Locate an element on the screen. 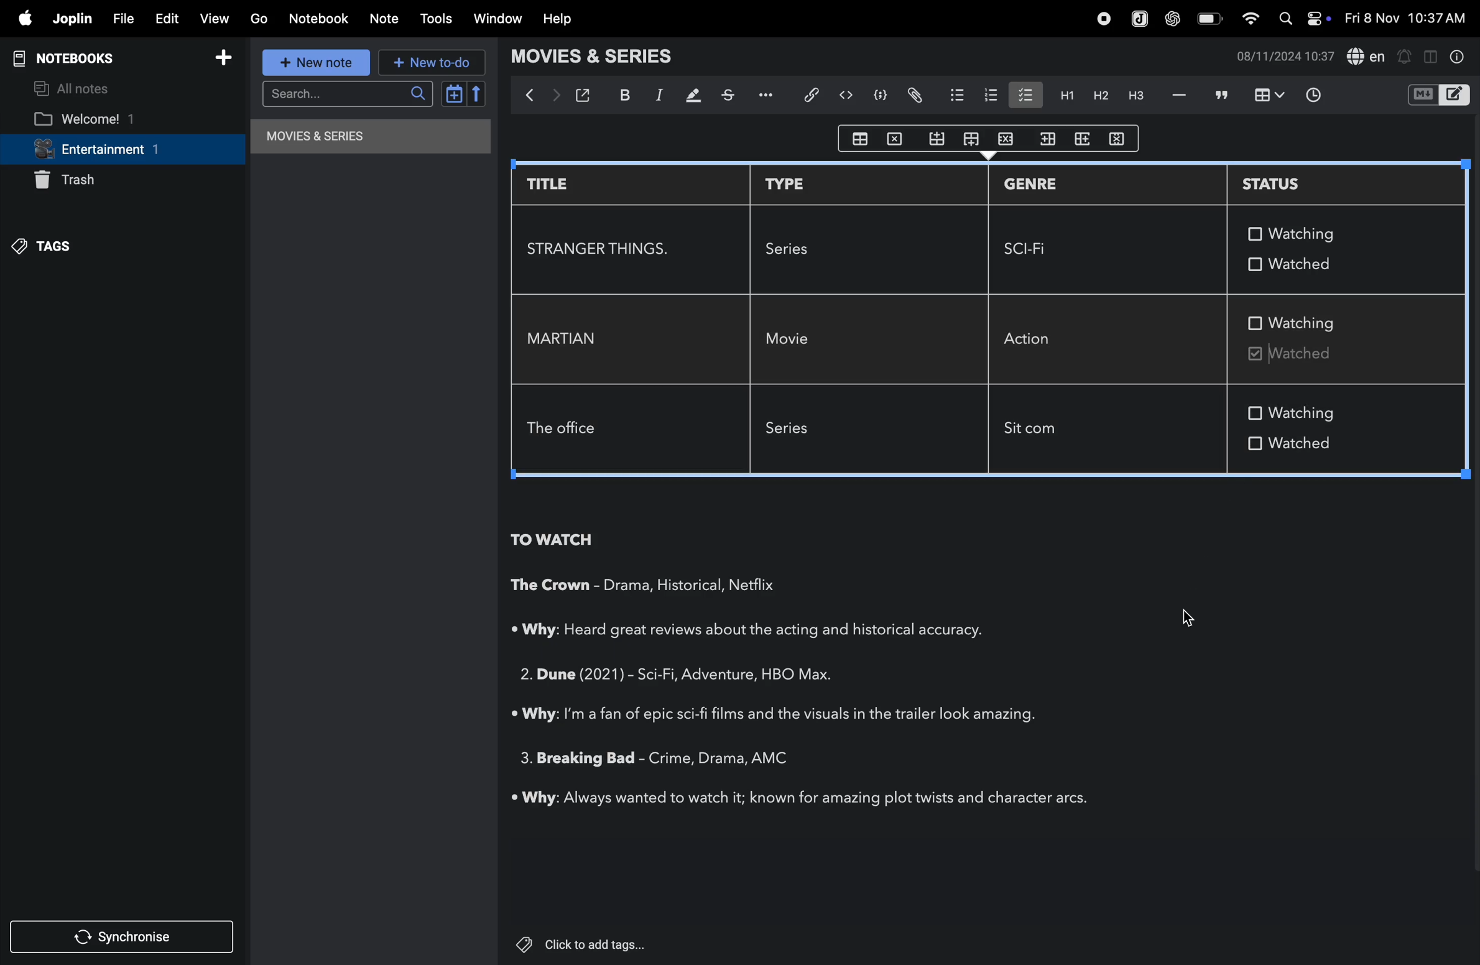  search bar is located at coordinates (345, 95).